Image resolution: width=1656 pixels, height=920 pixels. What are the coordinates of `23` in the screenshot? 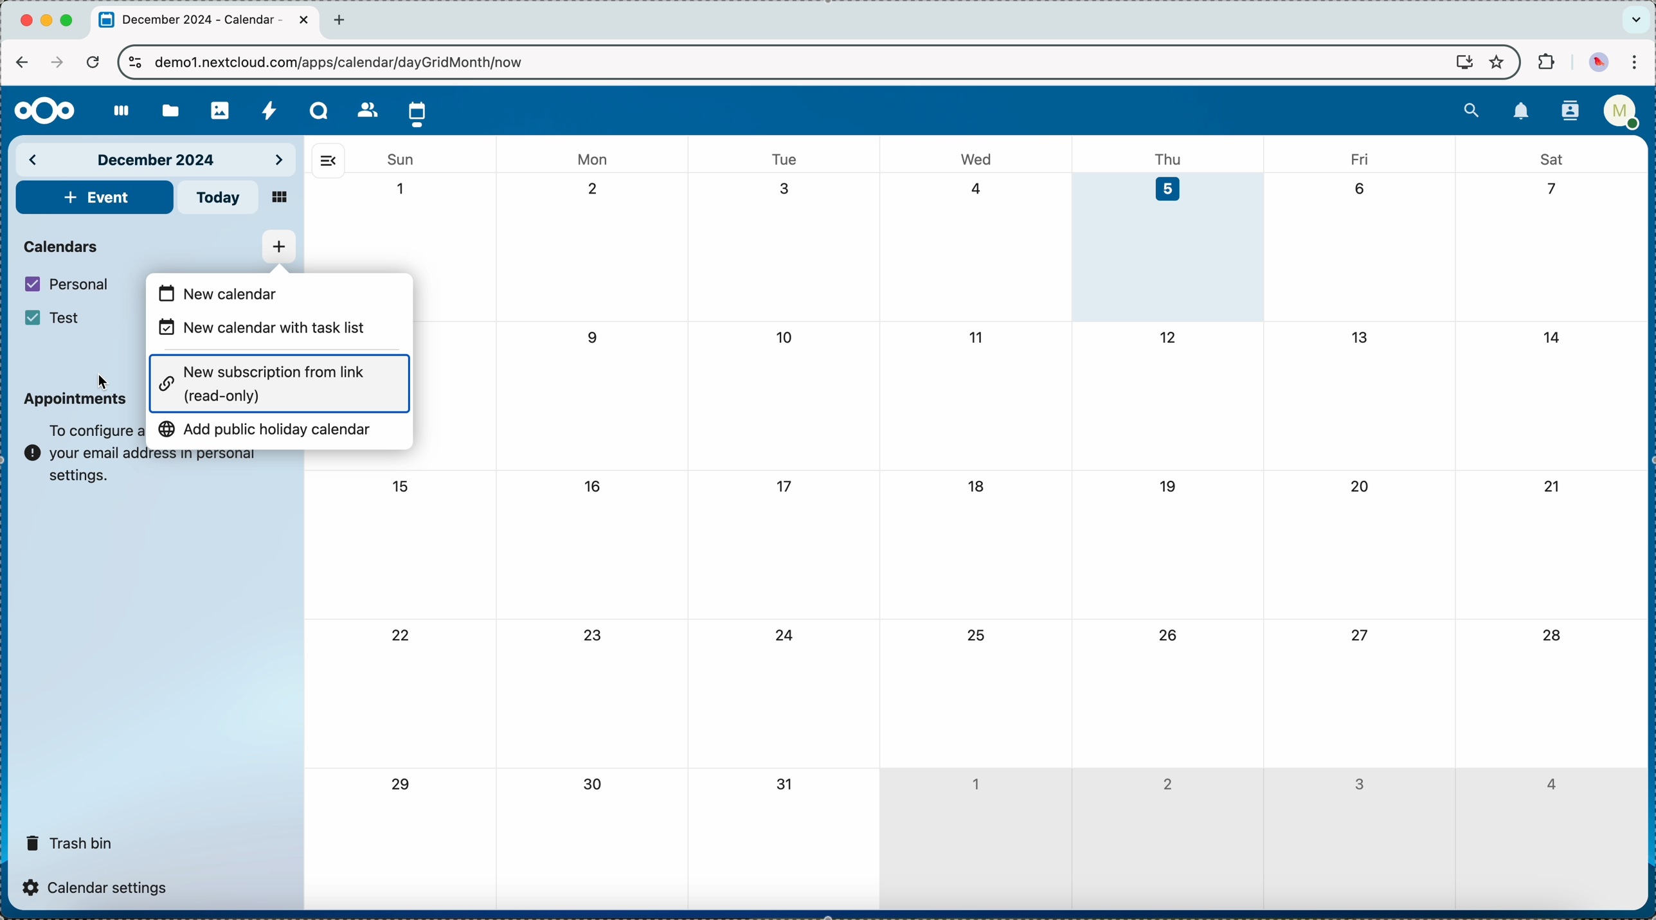 It's located at (596, 635).